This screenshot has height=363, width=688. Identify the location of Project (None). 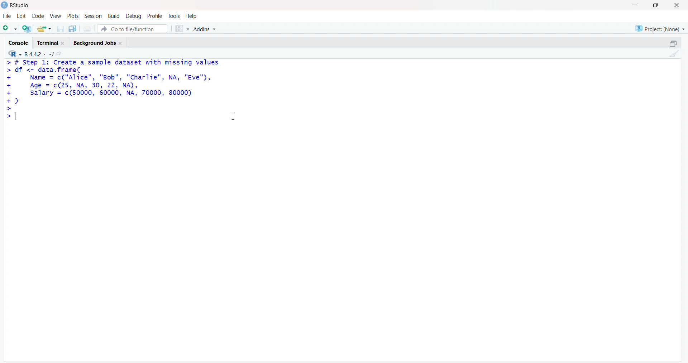
(659, 28).